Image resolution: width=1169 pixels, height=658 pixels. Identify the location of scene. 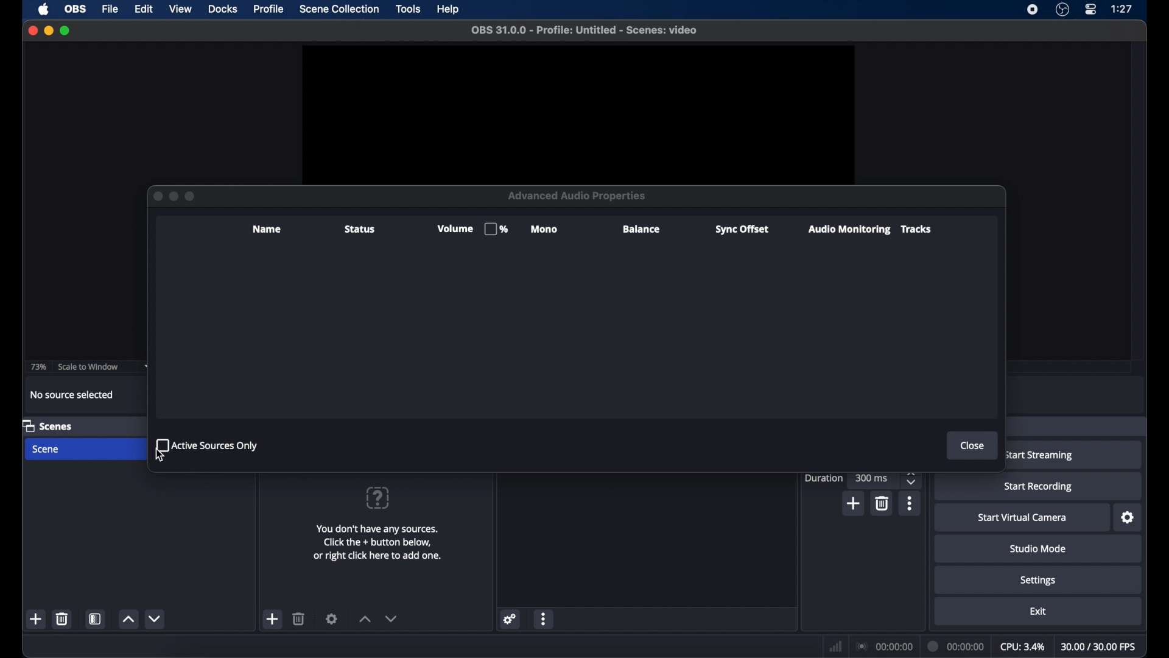
(47, 450).